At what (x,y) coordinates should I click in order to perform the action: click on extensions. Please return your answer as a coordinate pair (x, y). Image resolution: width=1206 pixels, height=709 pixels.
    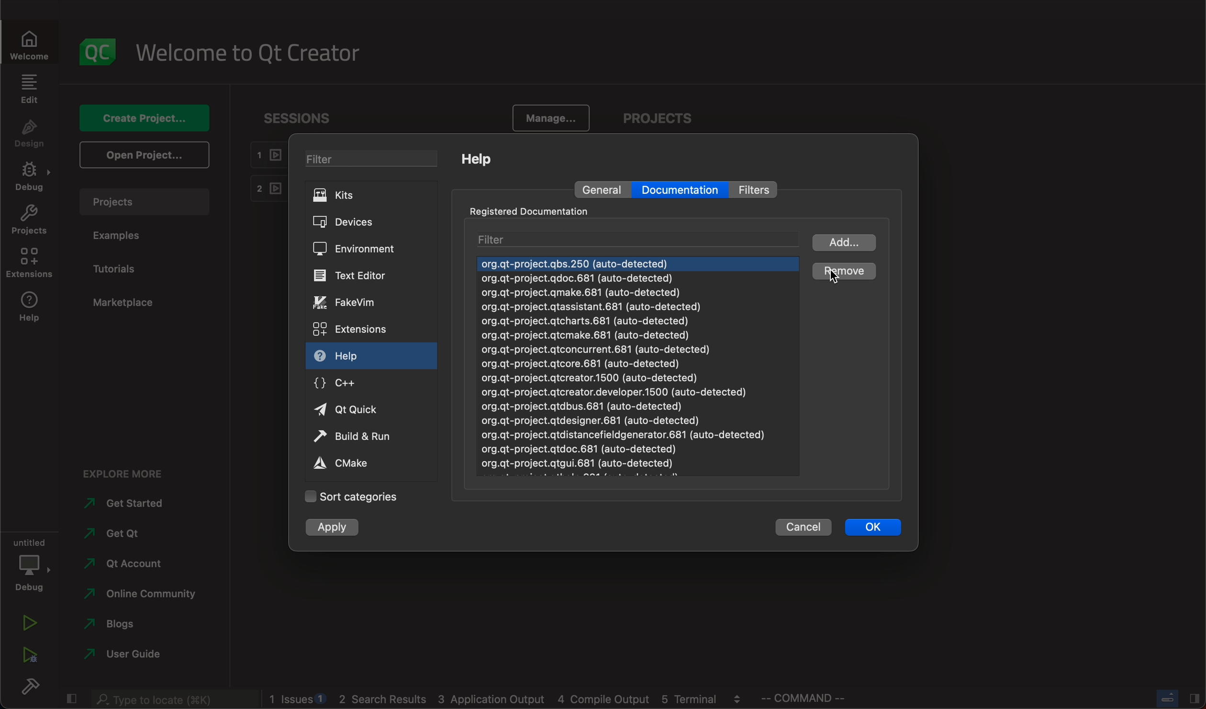
    Looking at the image, I should click on (352, 328).